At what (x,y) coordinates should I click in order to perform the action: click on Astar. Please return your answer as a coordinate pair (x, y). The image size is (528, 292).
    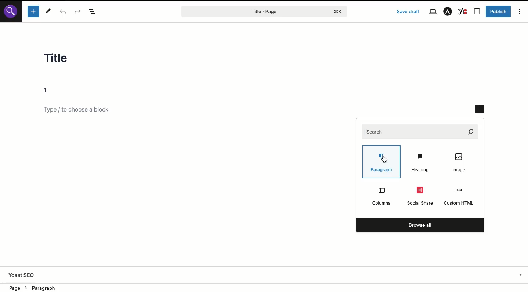
    Looking at the image, I should click on (448, 12).